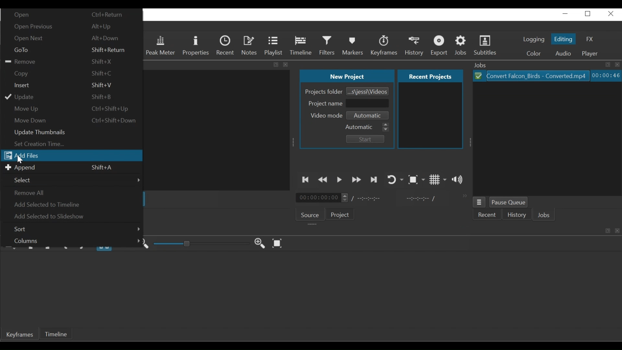  Describe the element at coordinates (68, 97) in the screenshot. I see `Update` at that location.